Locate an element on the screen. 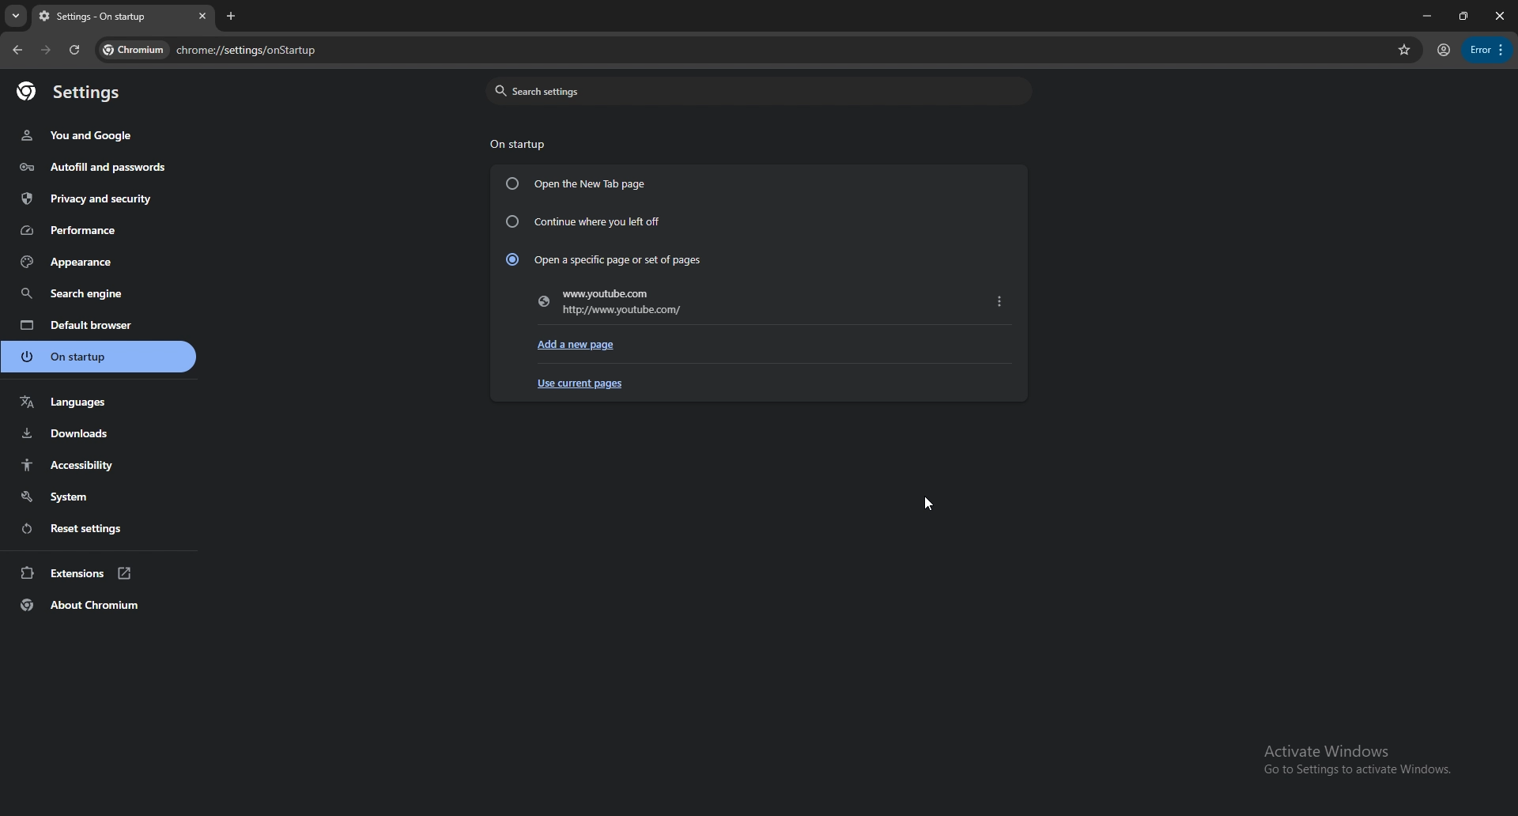 This screenshot has width=1518, height=816. appearance is located at coordinates (100, 262).